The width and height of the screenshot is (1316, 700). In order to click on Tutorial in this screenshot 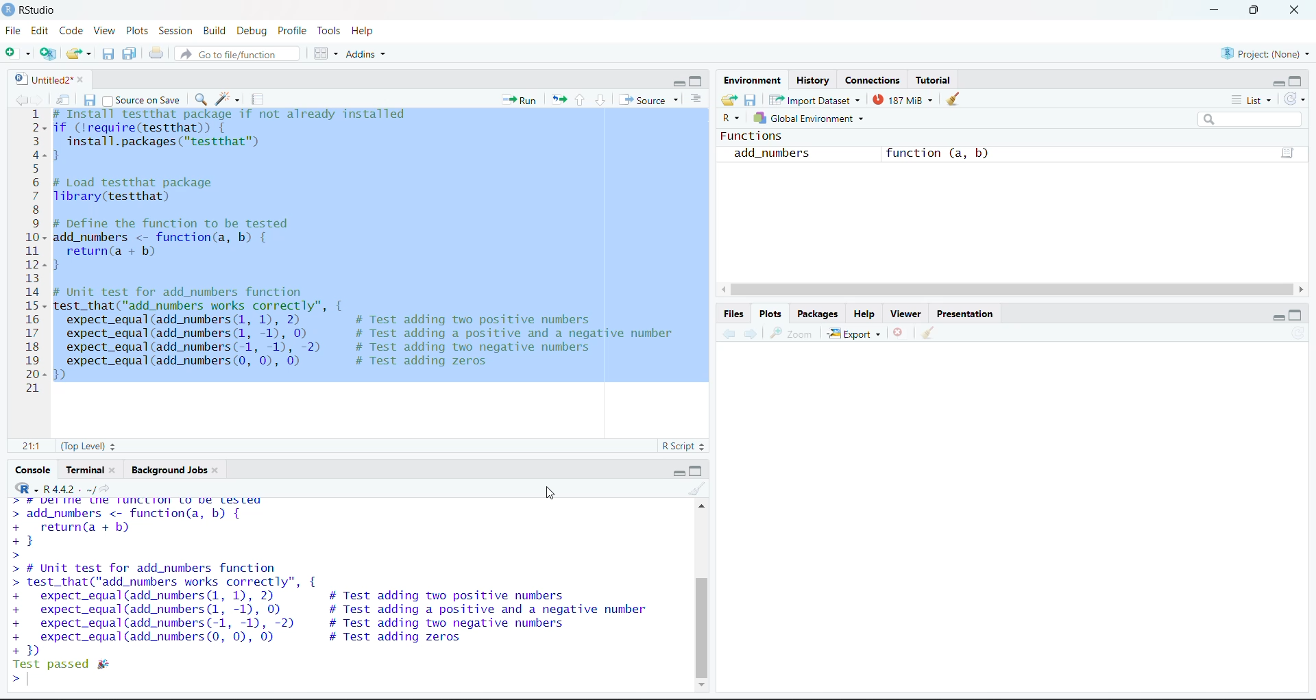, I will do `click(932, 79)`.